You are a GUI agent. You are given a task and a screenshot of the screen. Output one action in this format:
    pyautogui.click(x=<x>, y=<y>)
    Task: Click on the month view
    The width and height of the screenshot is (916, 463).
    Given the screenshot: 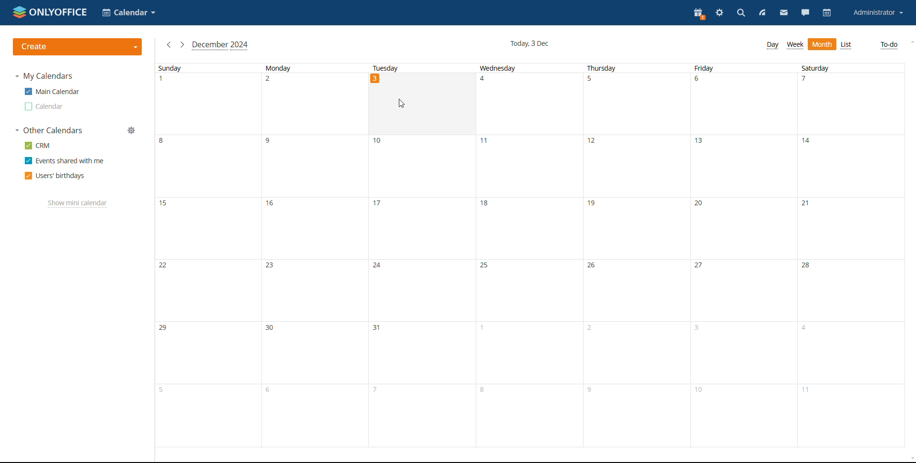 What is the action you would take?
    pyautogui.click(x=822, y=44)
    